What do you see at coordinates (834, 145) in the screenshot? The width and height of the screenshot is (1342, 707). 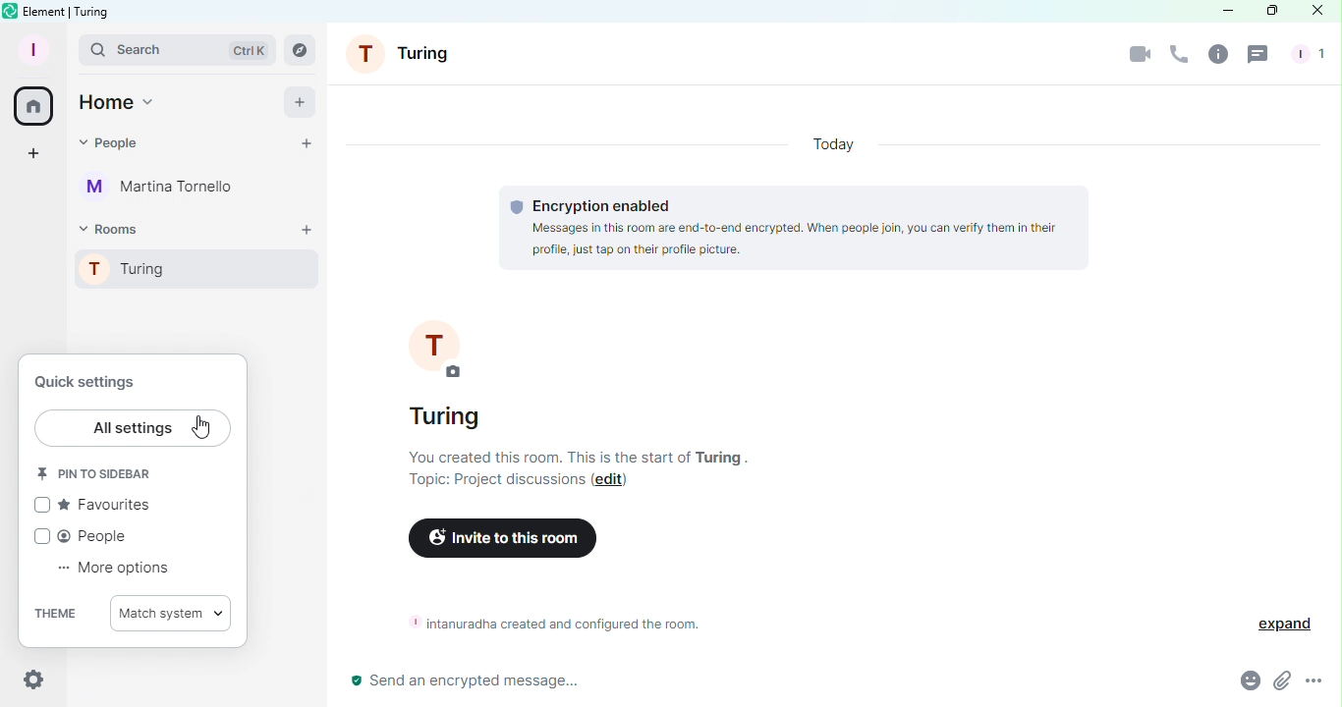 I see `Today` at bounding box center [834, 145].